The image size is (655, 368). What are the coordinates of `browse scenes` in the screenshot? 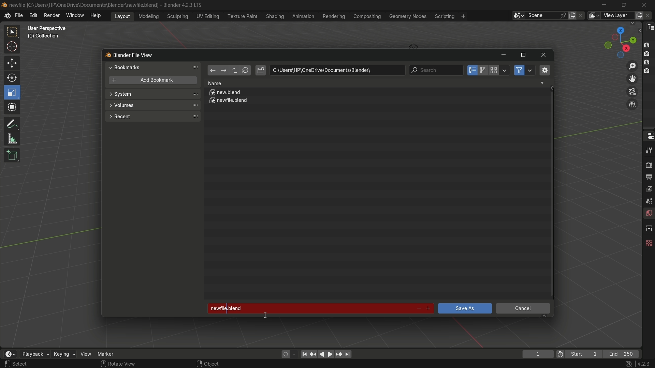 It's located at (518, 16).